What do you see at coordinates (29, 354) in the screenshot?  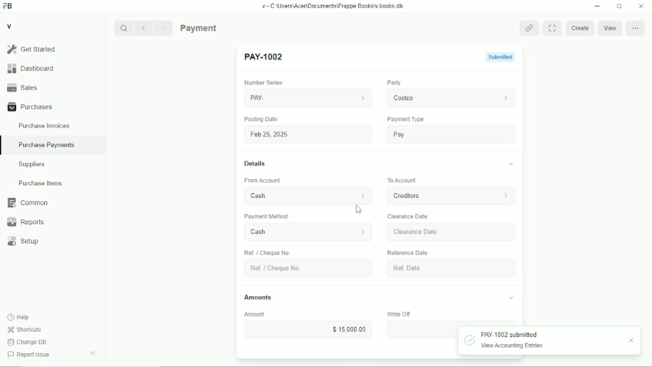 I see `Report Issue` at bounding box center [29, 354].